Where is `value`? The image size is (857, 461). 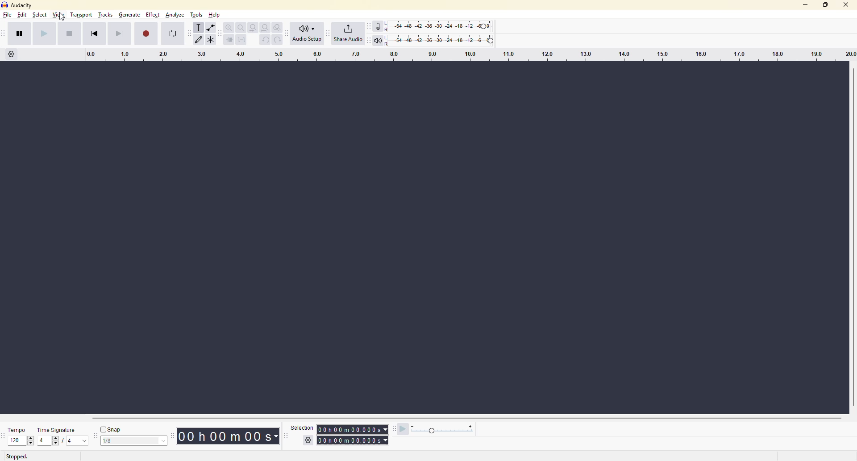
value is located at coordinates (132, 442).